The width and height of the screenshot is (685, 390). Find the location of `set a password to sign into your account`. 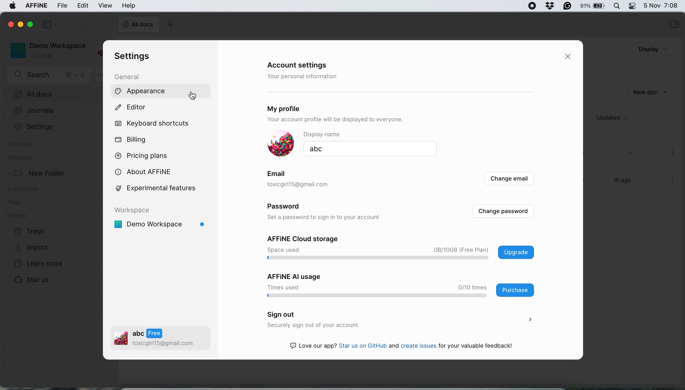

set a password to sign into your account is located at coordinates (330, 216).